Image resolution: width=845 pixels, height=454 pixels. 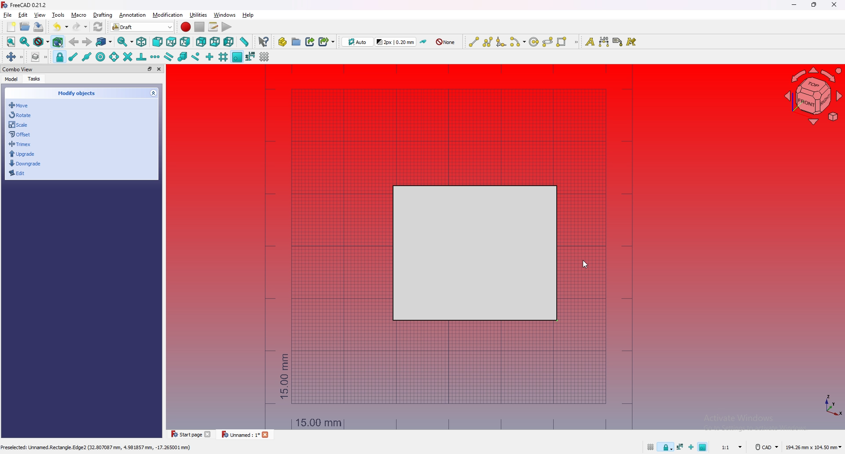 What do you see at coordinates (82, 92) in the screenshot?
I see `modify objects` at bounding box center [82, 92].